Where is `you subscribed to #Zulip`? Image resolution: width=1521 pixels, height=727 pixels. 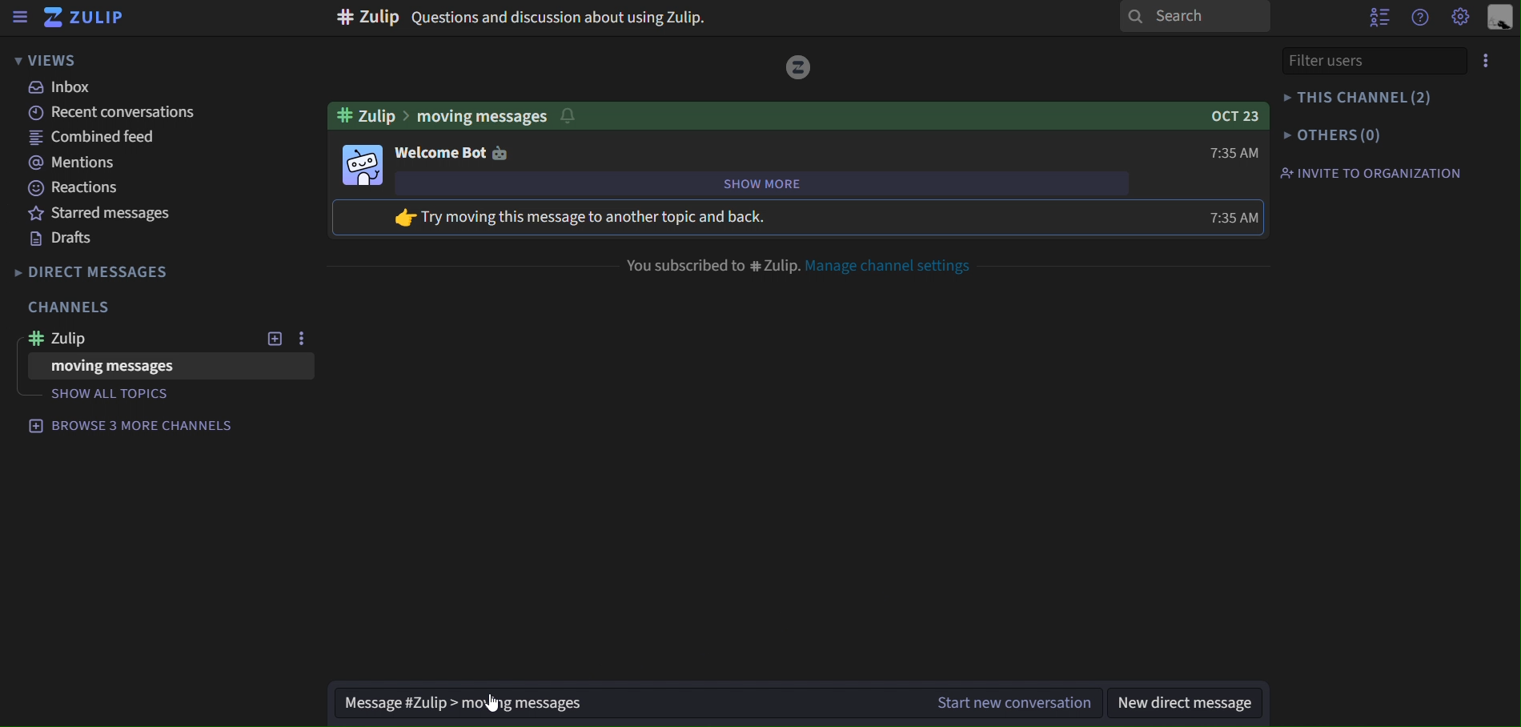 you subscribed to #Zulip is located at coordinates (710, 263).